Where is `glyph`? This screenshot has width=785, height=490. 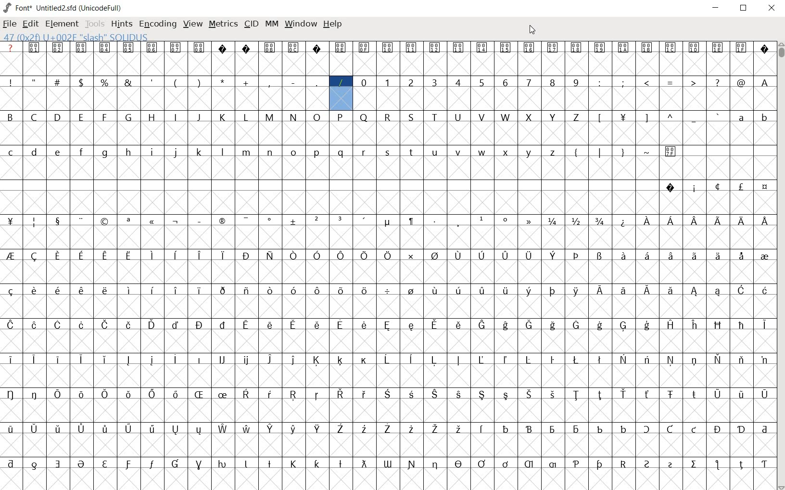 glyph is located at coordinates (719, 116).